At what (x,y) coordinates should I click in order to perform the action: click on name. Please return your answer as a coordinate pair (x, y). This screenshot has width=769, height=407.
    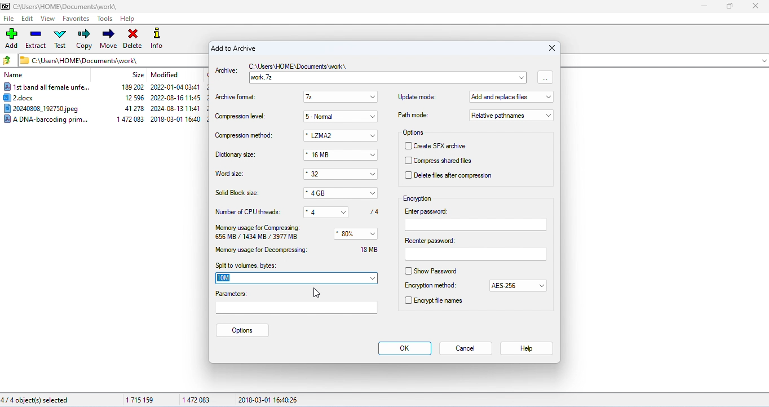
    Looking at the image, I should click on (15, 76).